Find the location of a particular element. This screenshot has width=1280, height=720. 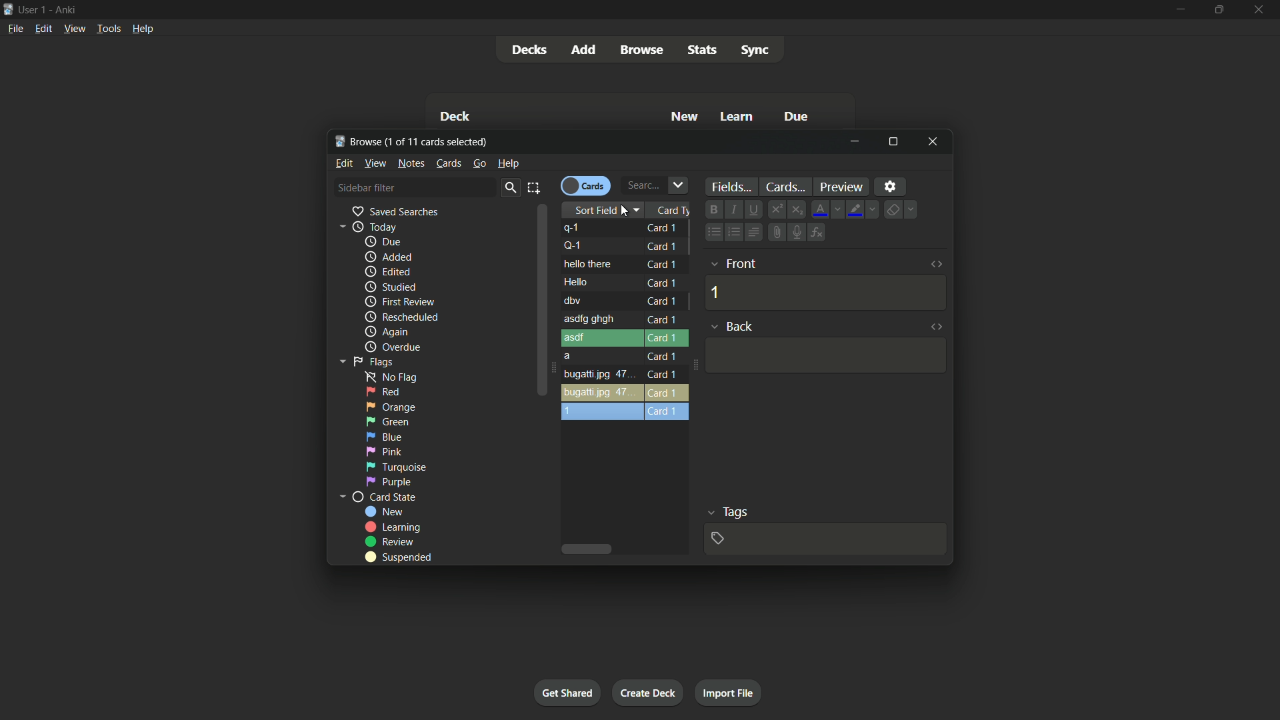

text highlight is located at coordinates (856, 211).